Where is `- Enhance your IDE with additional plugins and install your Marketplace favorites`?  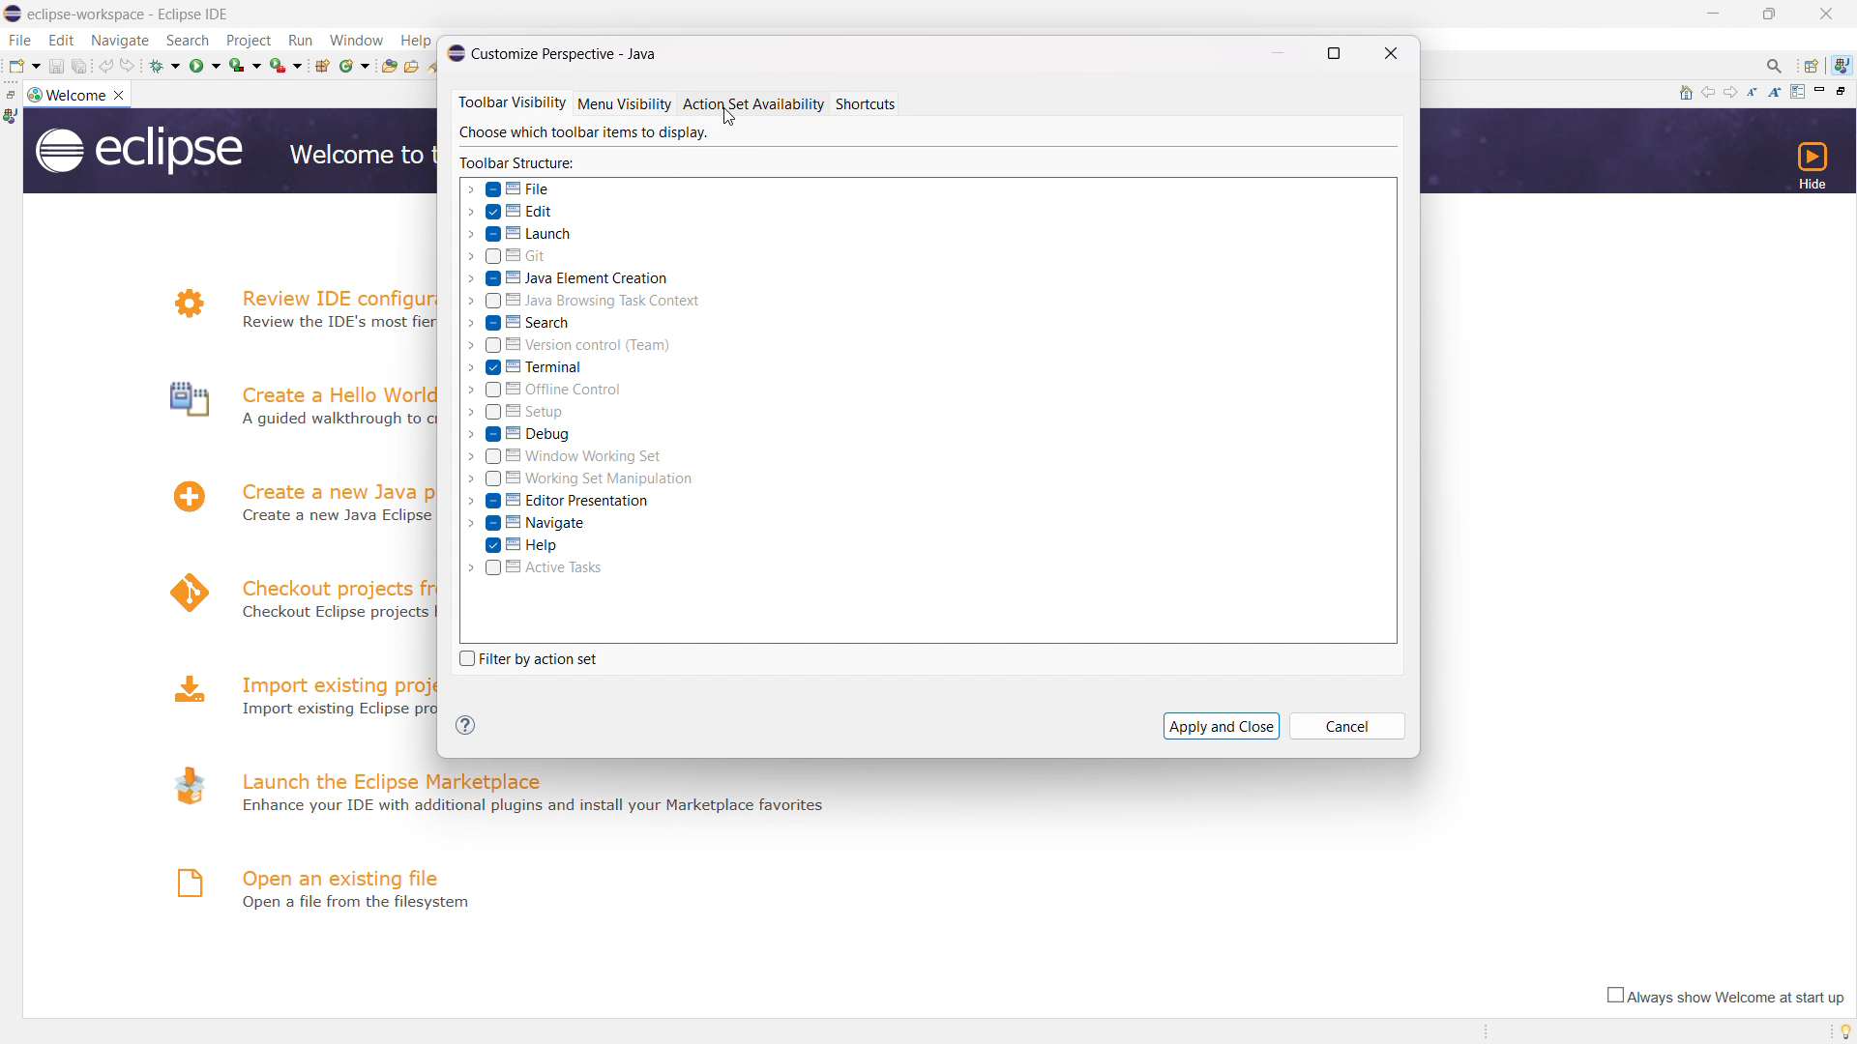 - Enhance your IDE with additional plugins and install your Marketplace favorites is located at coordinates (538, 806).